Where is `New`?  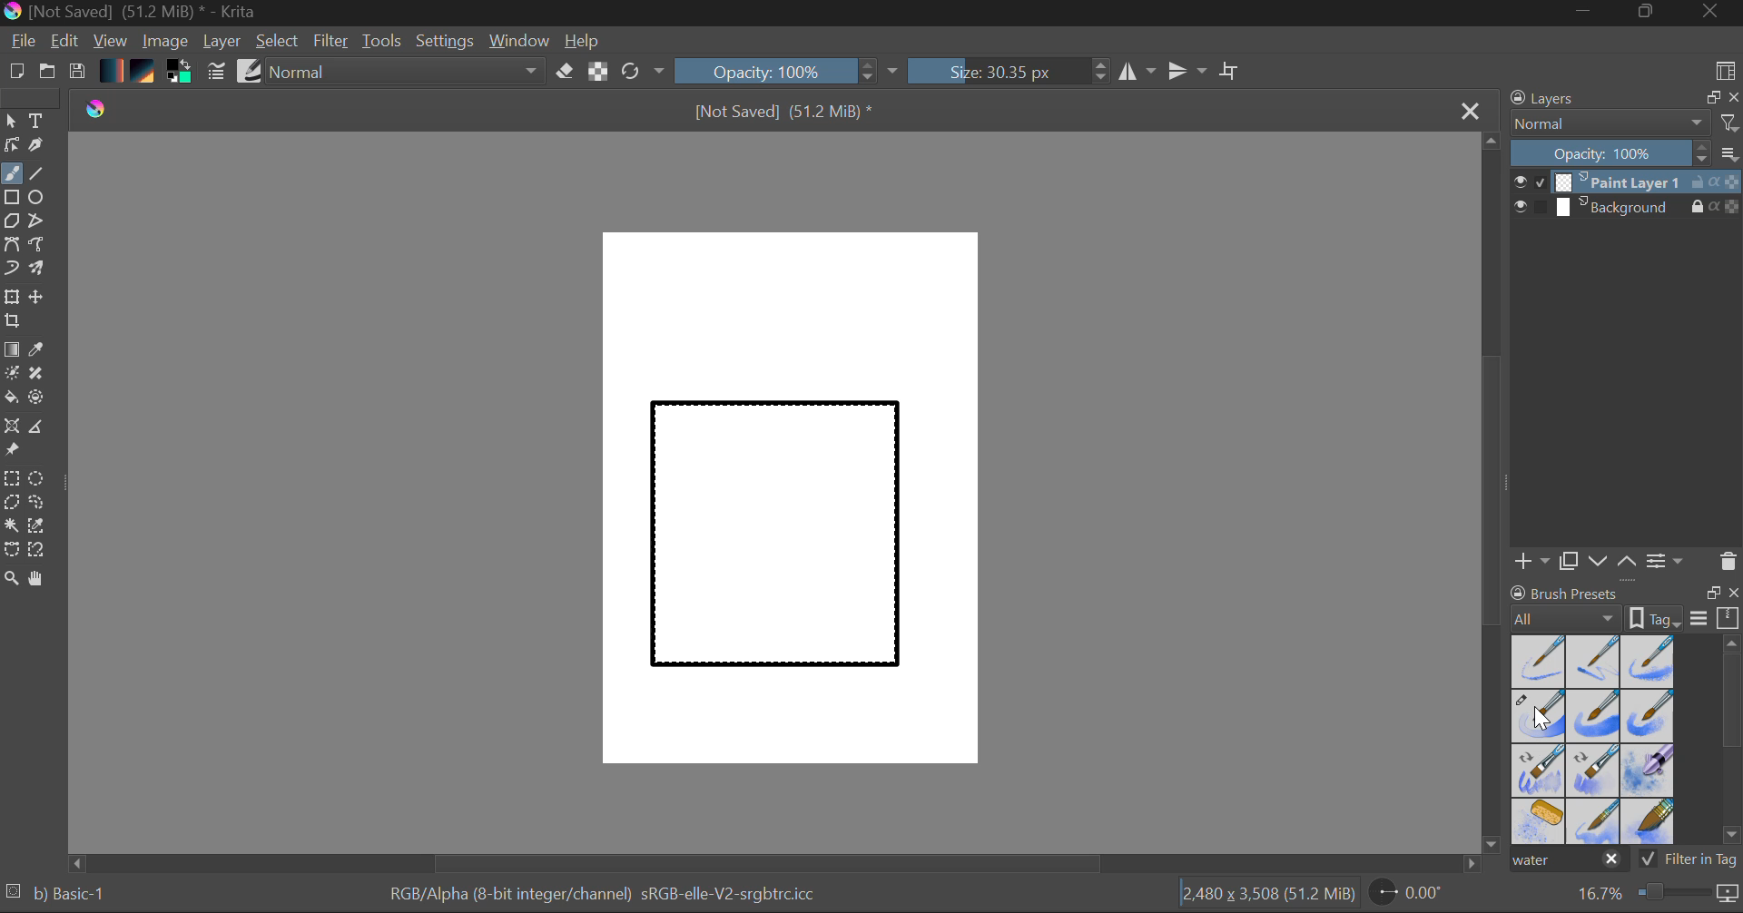
New is located at coordinates (15, 74).